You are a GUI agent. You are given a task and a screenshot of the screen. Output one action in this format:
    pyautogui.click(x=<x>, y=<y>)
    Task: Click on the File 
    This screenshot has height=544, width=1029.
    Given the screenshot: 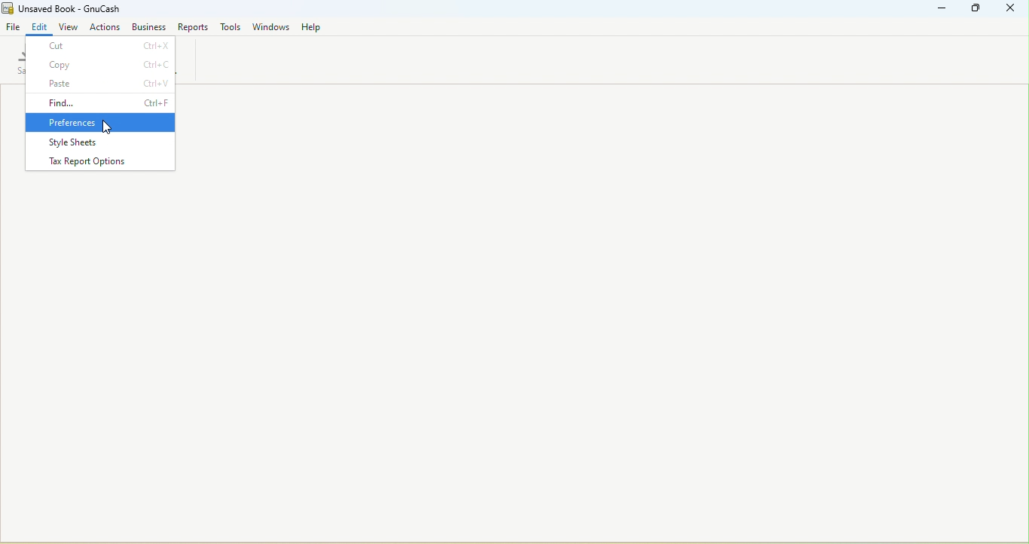 What is the action you would take?
    pyautogui.click(x=13, y=27)
    